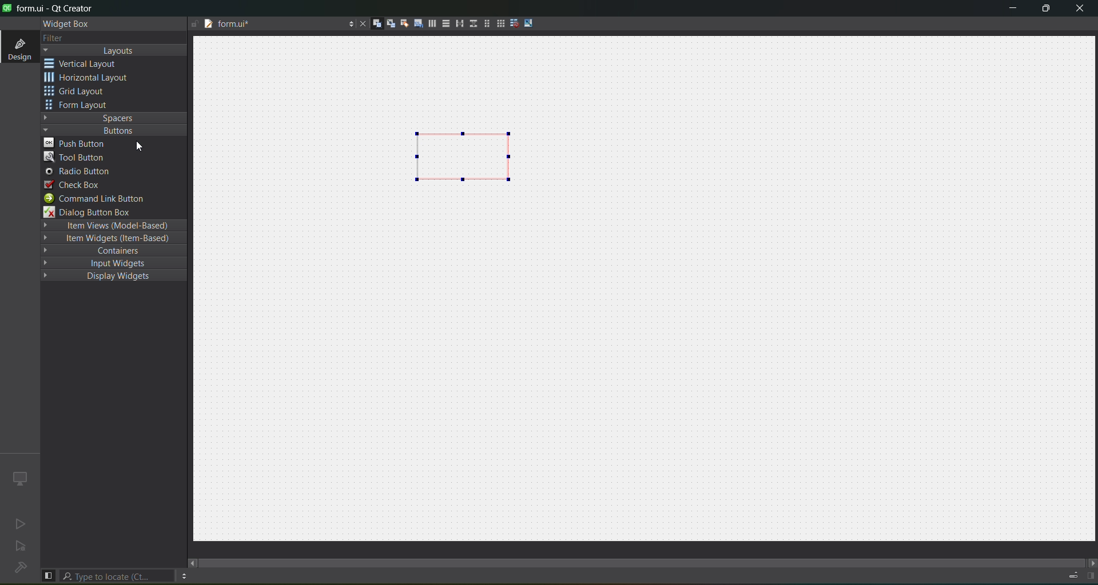 The width and height of the screenshot is (1098, 585). What do you see at coordinates (118, 576) in the screenshot?
I see `search` at bounding box center [118, 576].